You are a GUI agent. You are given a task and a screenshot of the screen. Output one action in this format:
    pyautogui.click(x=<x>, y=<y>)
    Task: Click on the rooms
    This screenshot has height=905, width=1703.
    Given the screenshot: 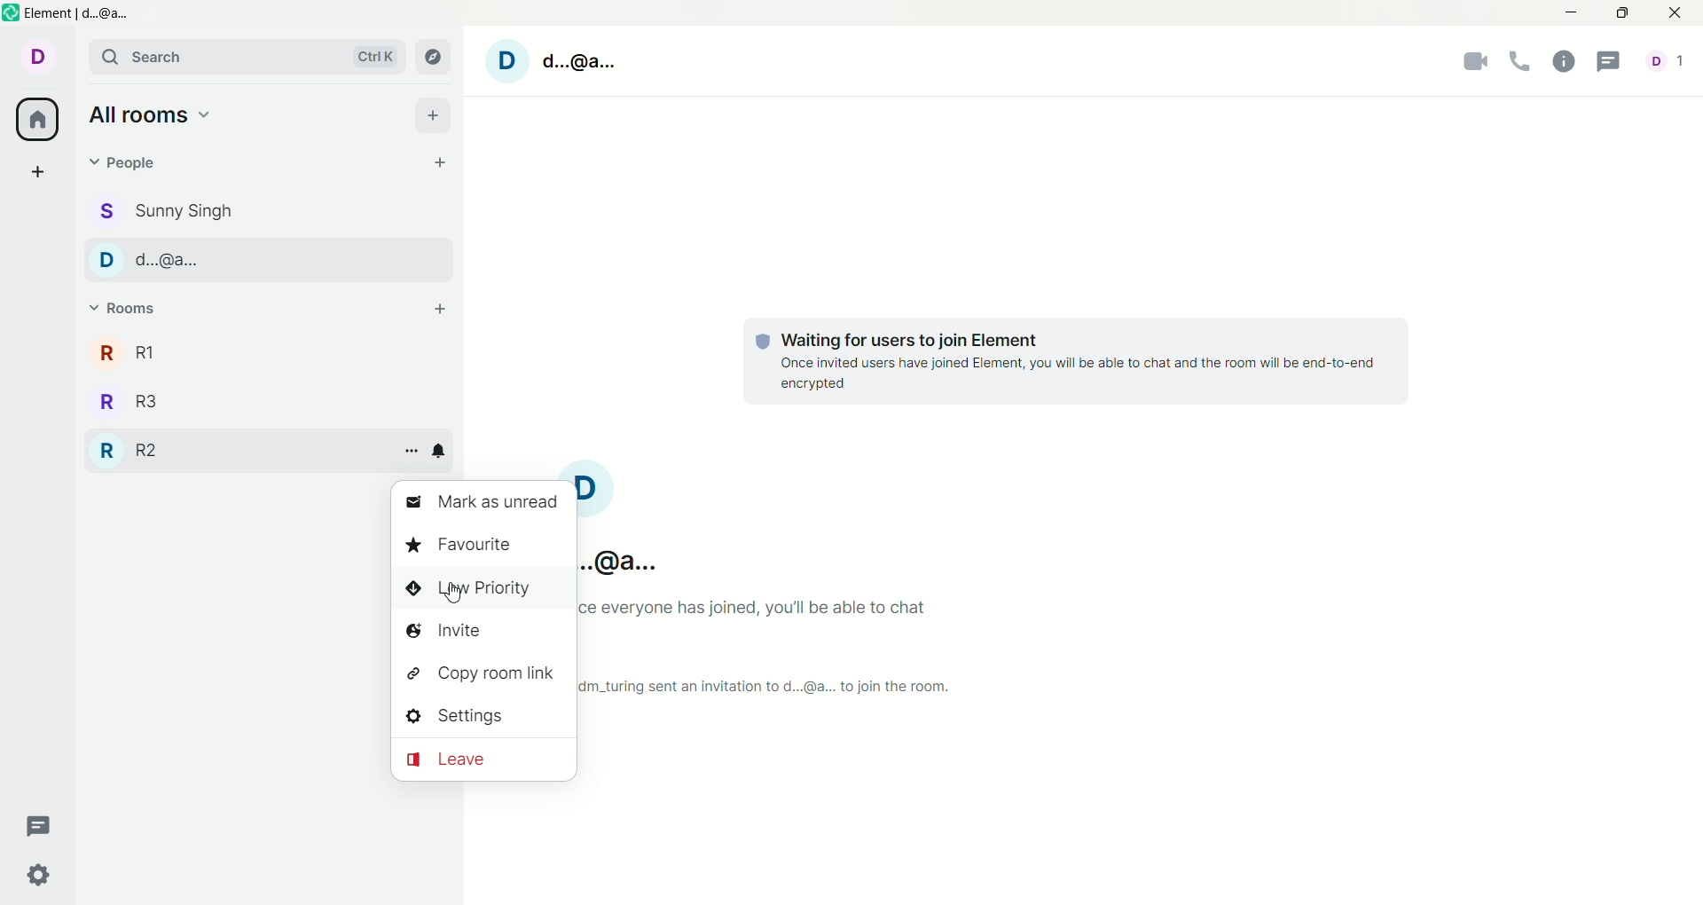 What is the action you would take?
    pyautogui.click(x=129, y=311)
    